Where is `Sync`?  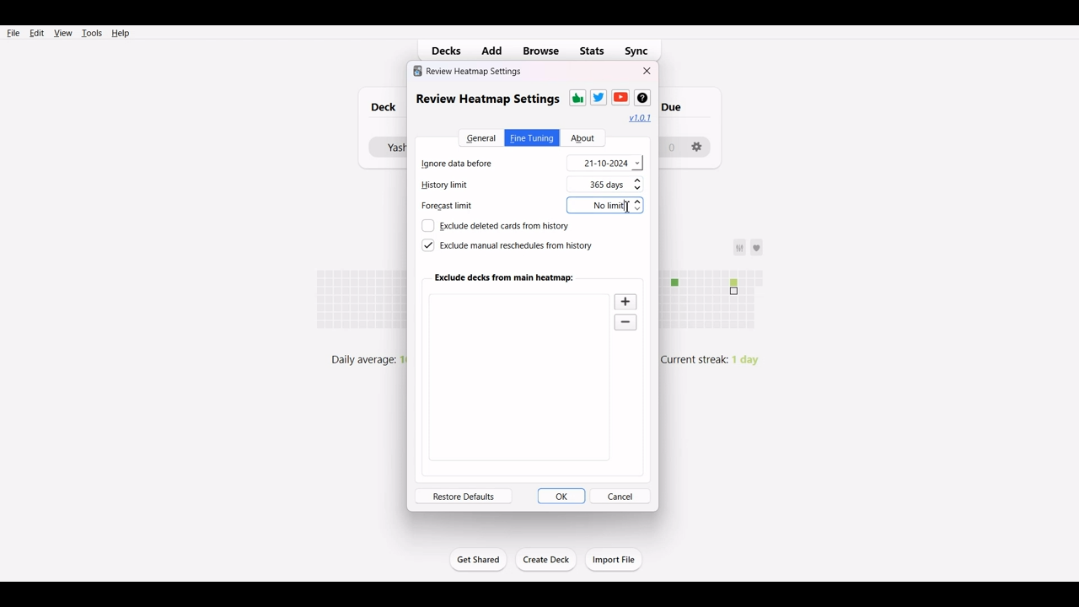
Sync is located at coordinates (642, 49).